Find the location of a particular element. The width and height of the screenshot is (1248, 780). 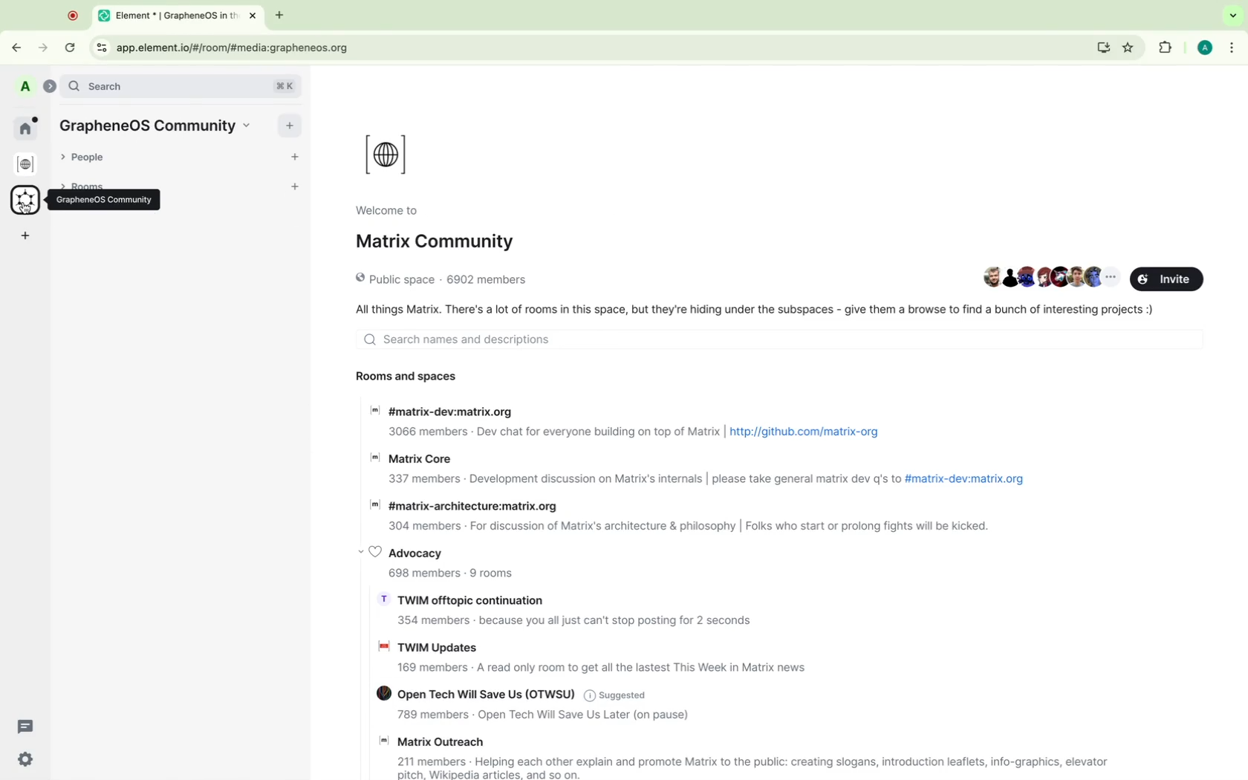

789 members - Open tech will save us later (on pause) is located at coordinates (536, 716).